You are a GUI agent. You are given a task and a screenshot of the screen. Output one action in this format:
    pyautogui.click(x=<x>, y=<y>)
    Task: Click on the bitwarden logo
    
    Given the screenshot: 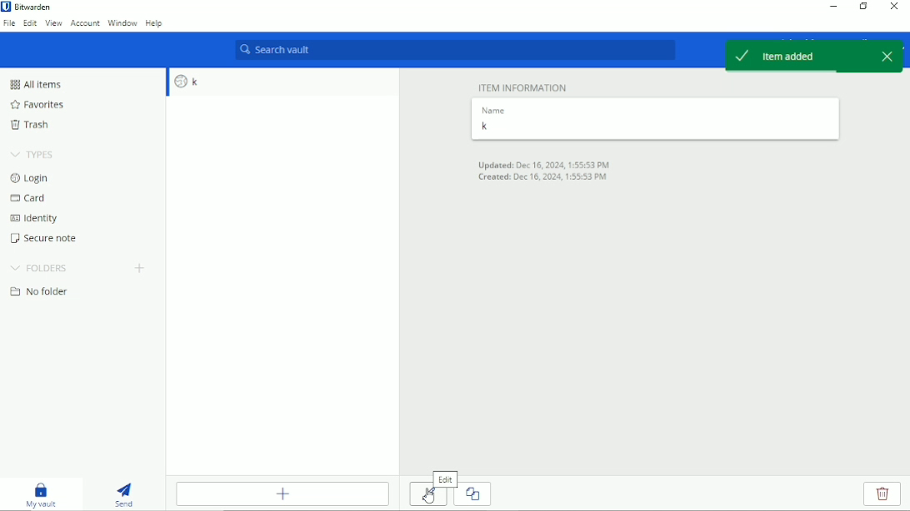 What is the action you would take?
    pyautogui.click(x=6, y=6)
    